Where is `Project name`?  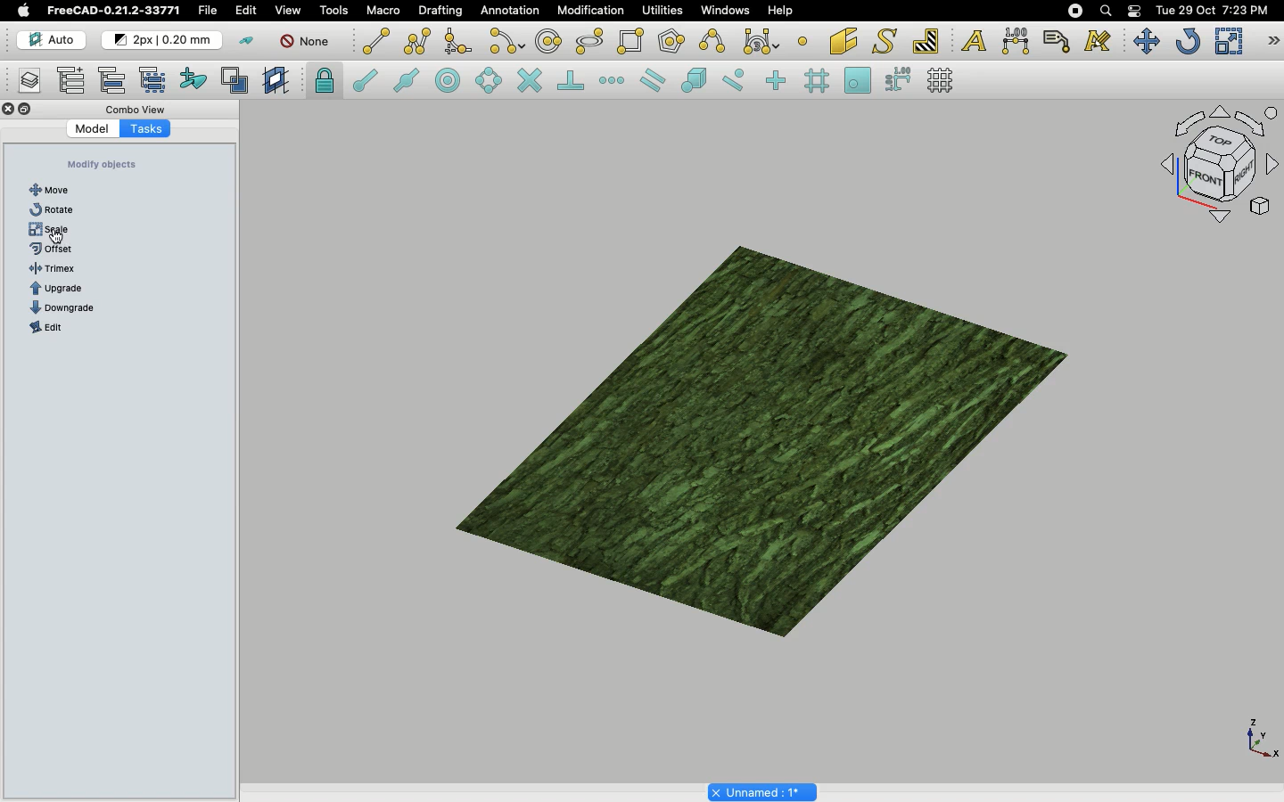 Project name is located at coordinates (762, 791).